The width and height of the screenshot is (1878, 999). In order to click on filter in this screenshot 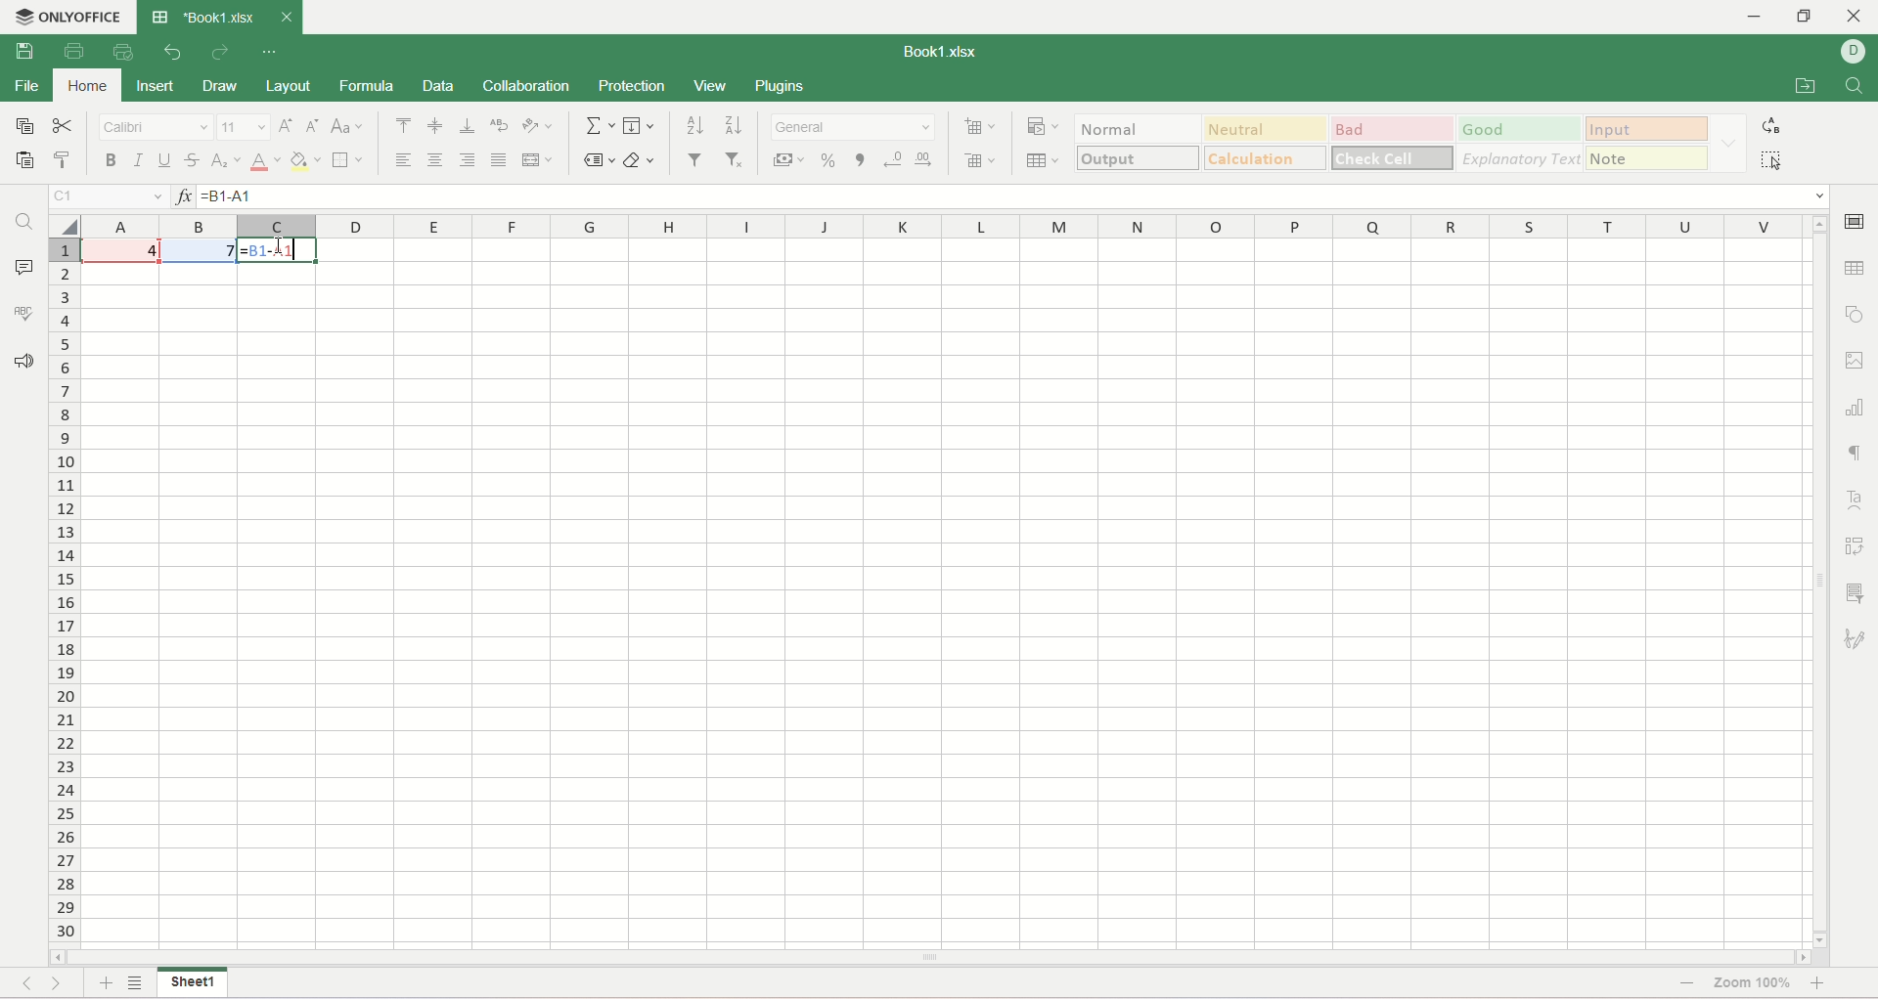, I will do `click(695, 160)`.